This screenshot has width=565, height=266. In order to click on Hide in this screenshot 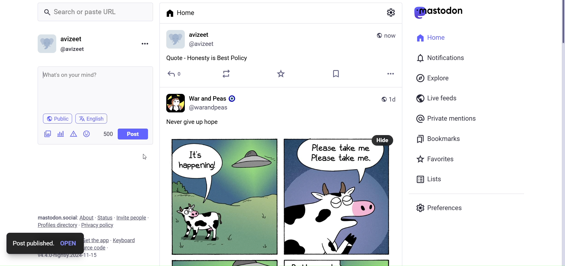, I will do `click(382, 140)`.